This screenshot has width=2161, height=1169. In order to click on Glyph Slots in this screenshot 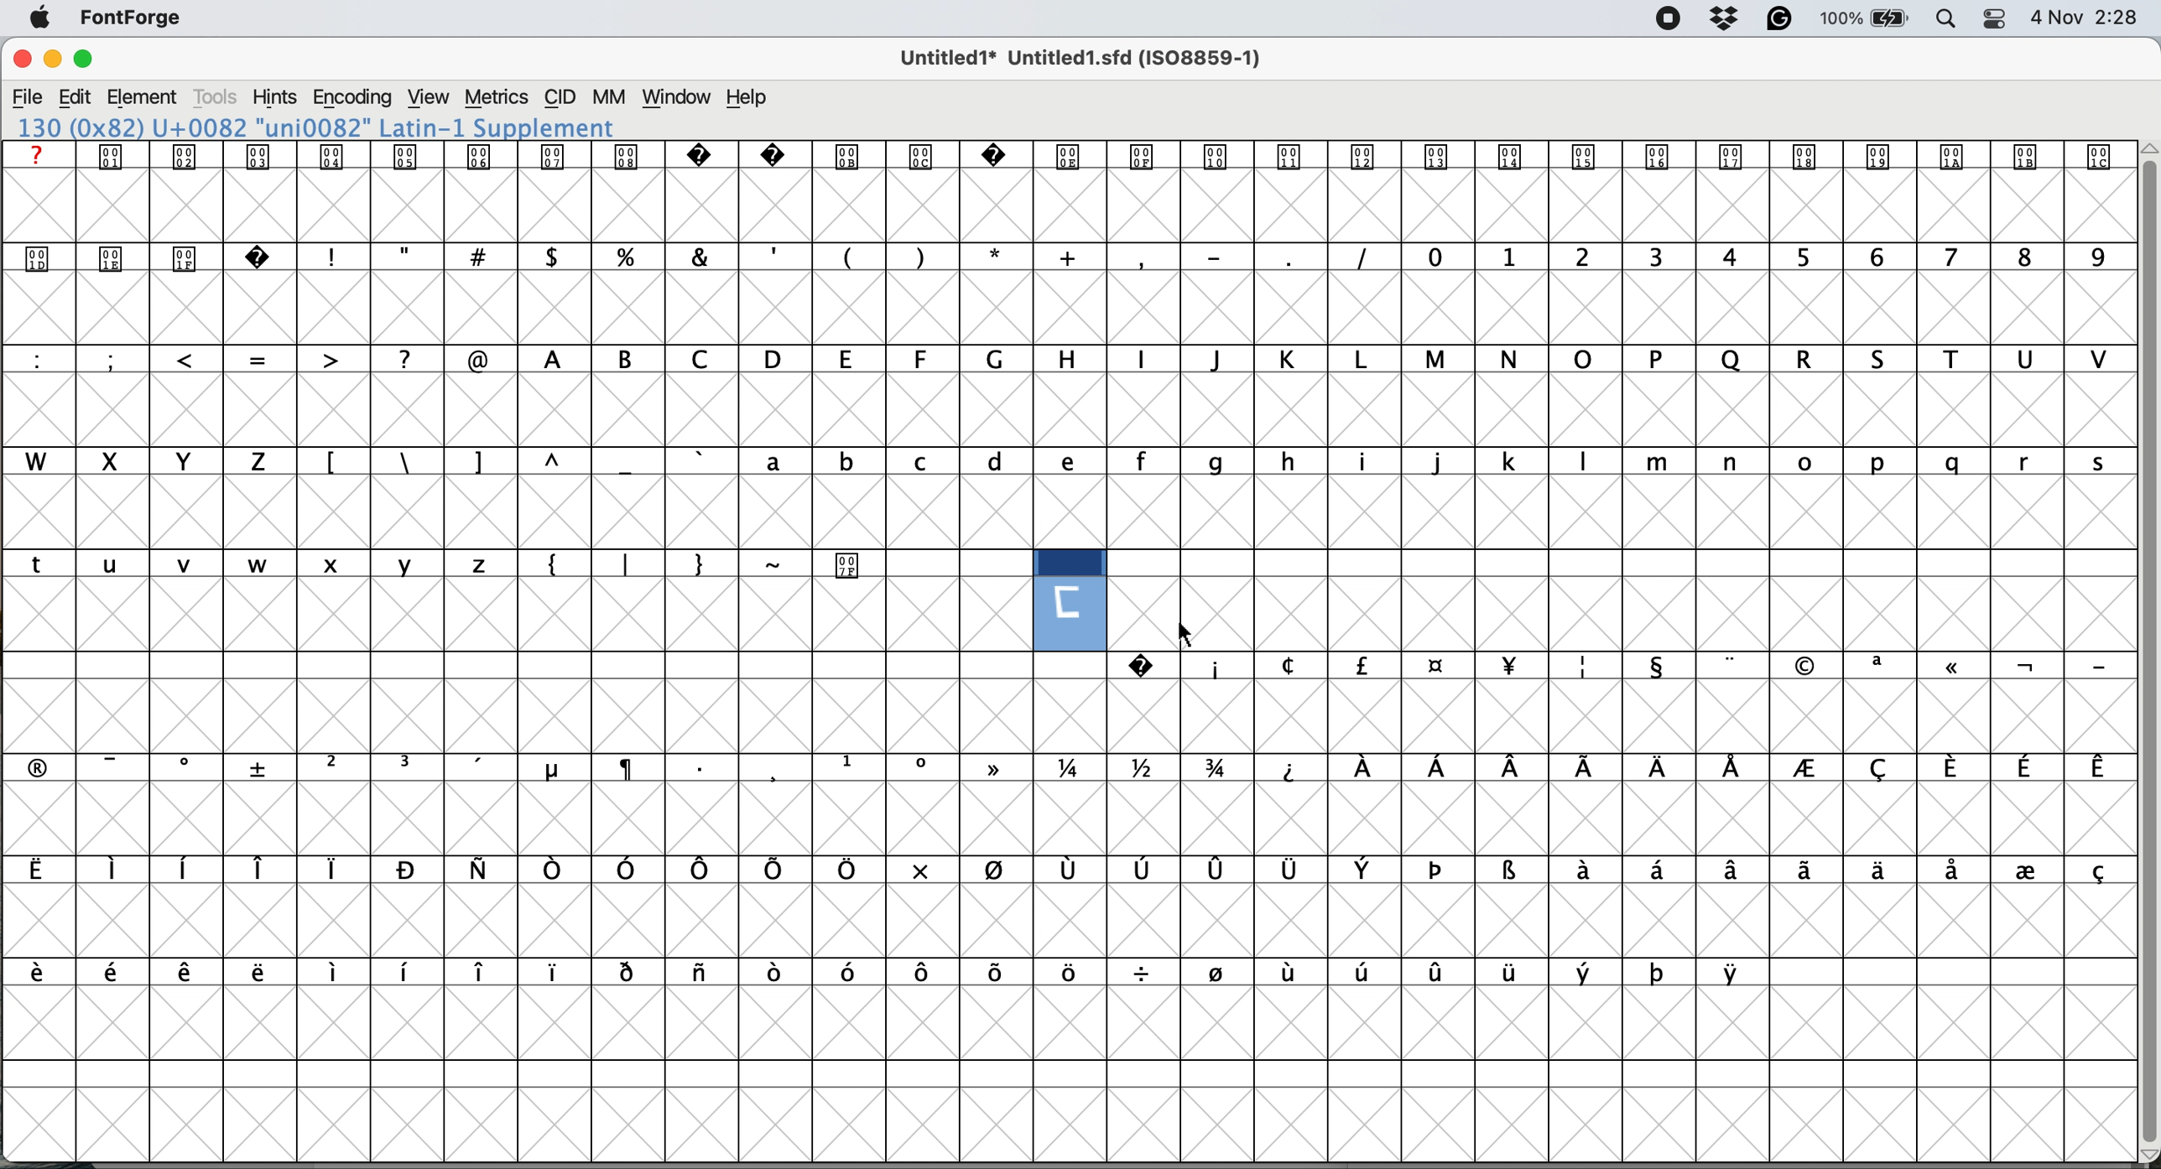, I will do `click(431, 565)`.